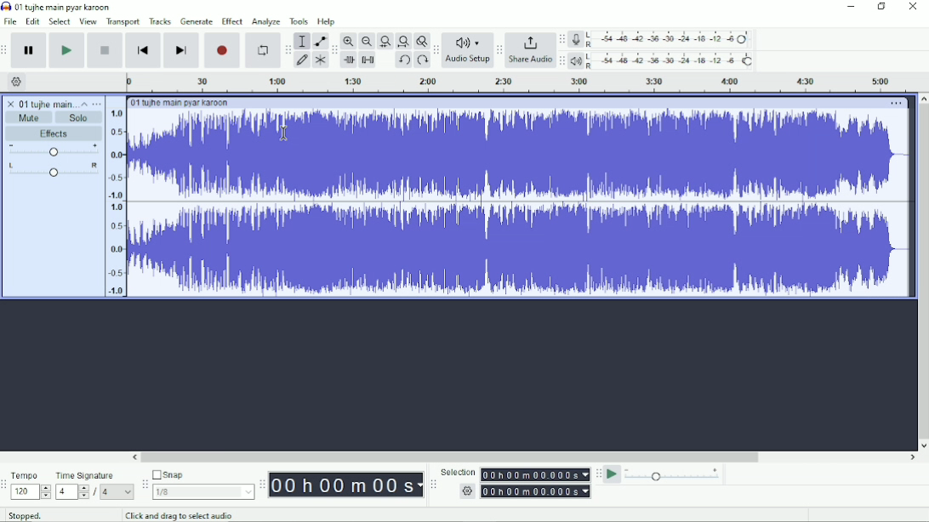  I want to click on View, so click(88, 21).